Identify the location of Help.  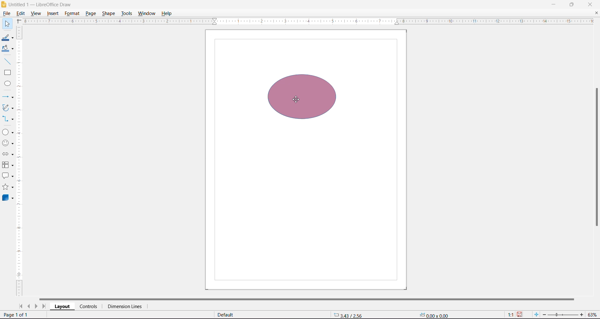
(168, 13).